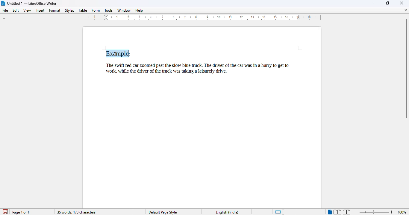 The image size is (409, 215). What do you see at coordinates (139, 10) in the screenshot?
I see `help` at bounding box center [139, 10].